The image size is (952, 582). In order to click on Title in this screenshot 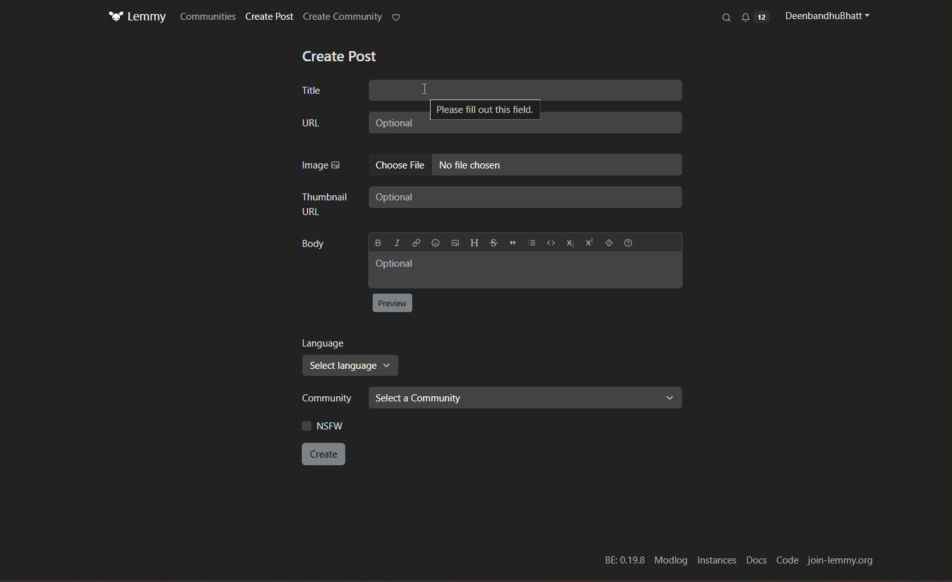, I will do `click(526, 90)`.